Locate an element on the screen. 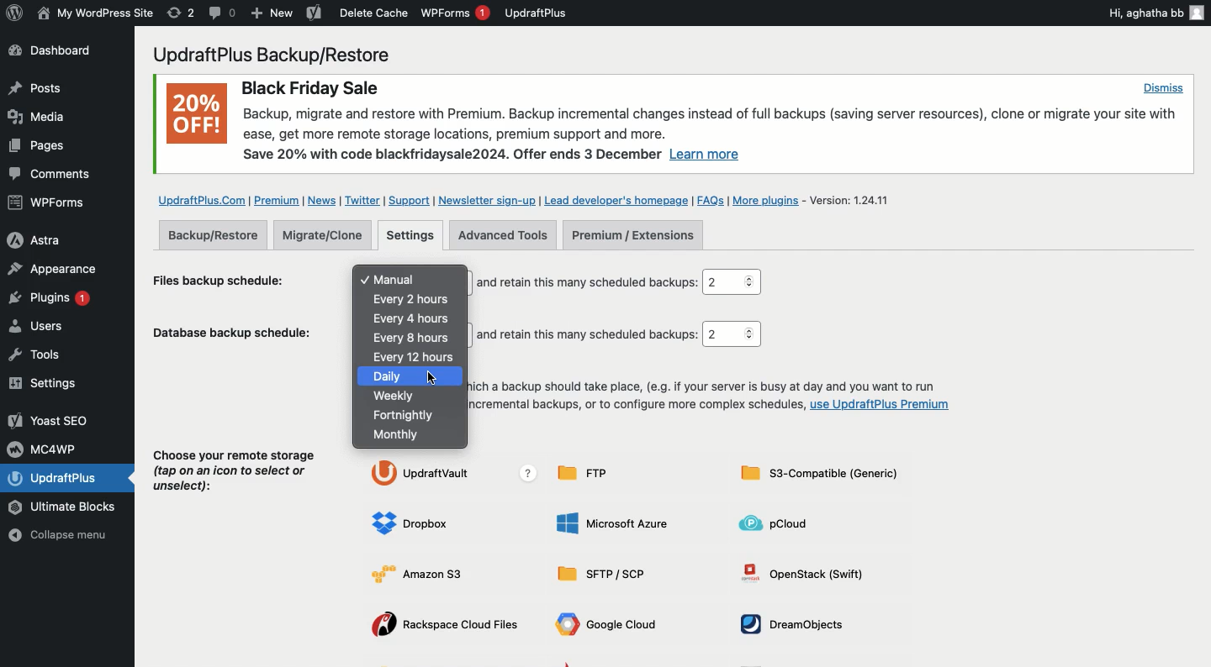 The image size is (1211, 667). Comments is located at coordinates (52, 175).